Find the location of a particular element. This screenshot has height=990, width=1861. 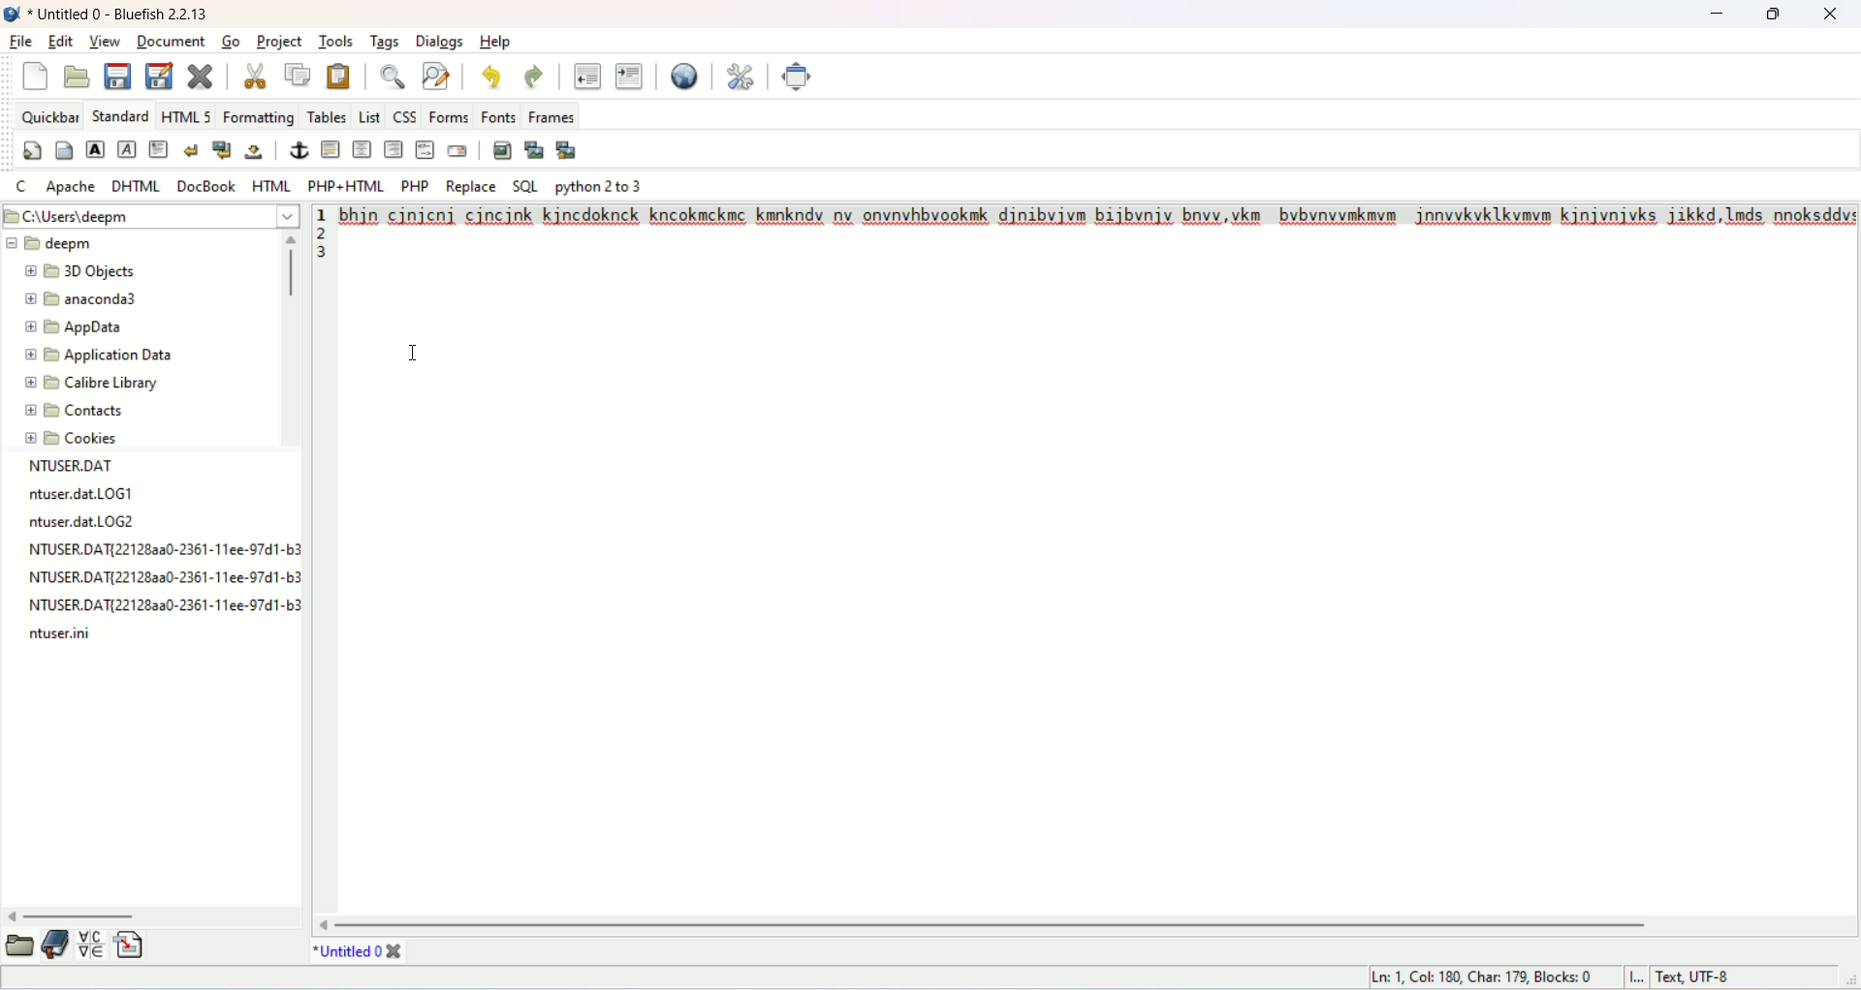

text is located at coordinates (1100, 221).